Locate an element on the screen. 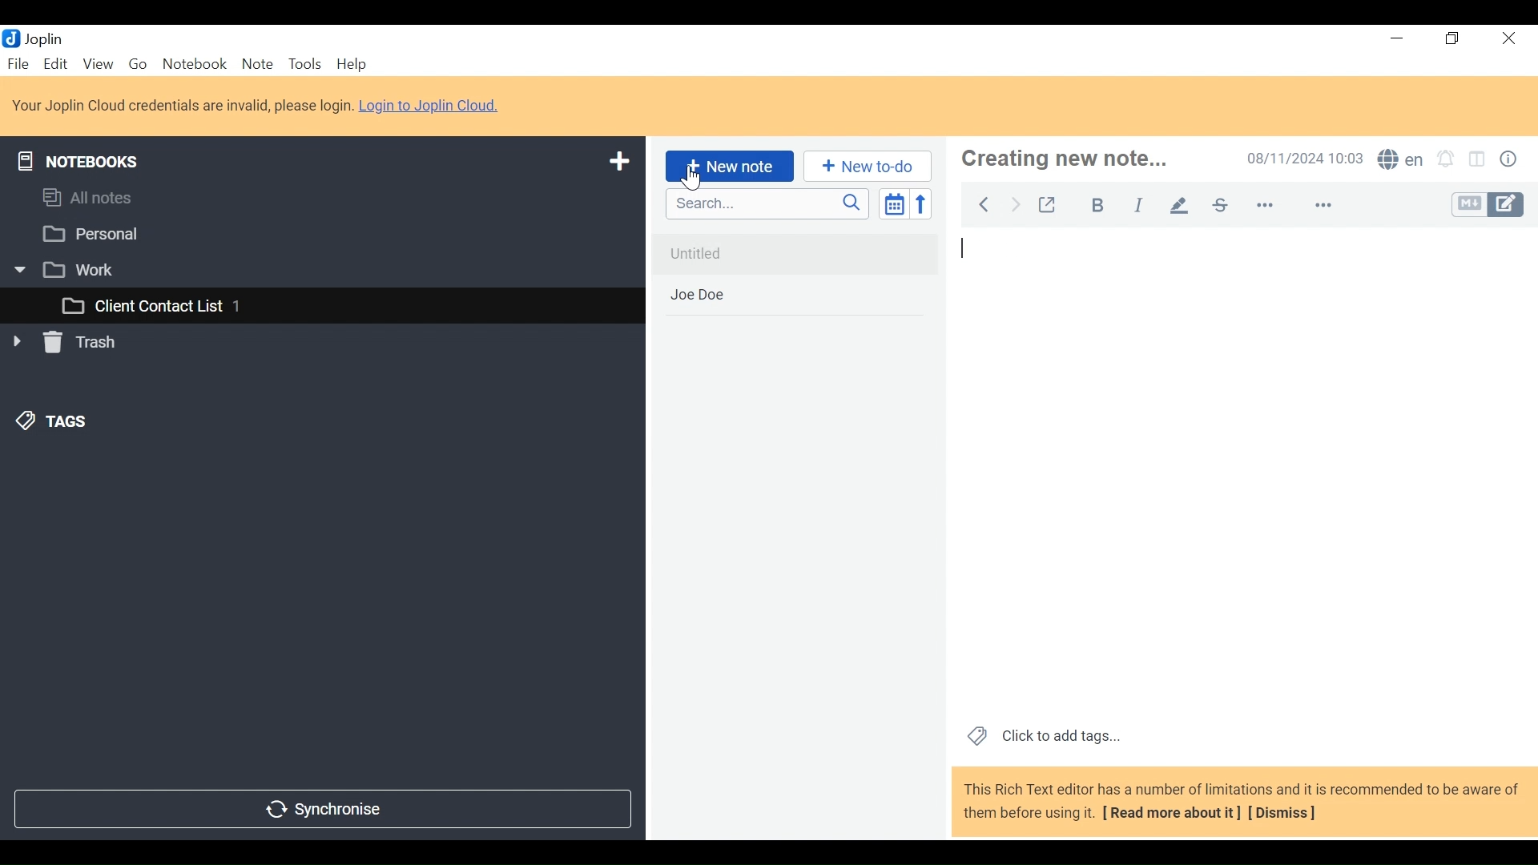  Reverse sort order is located at coordinates (920, 203).